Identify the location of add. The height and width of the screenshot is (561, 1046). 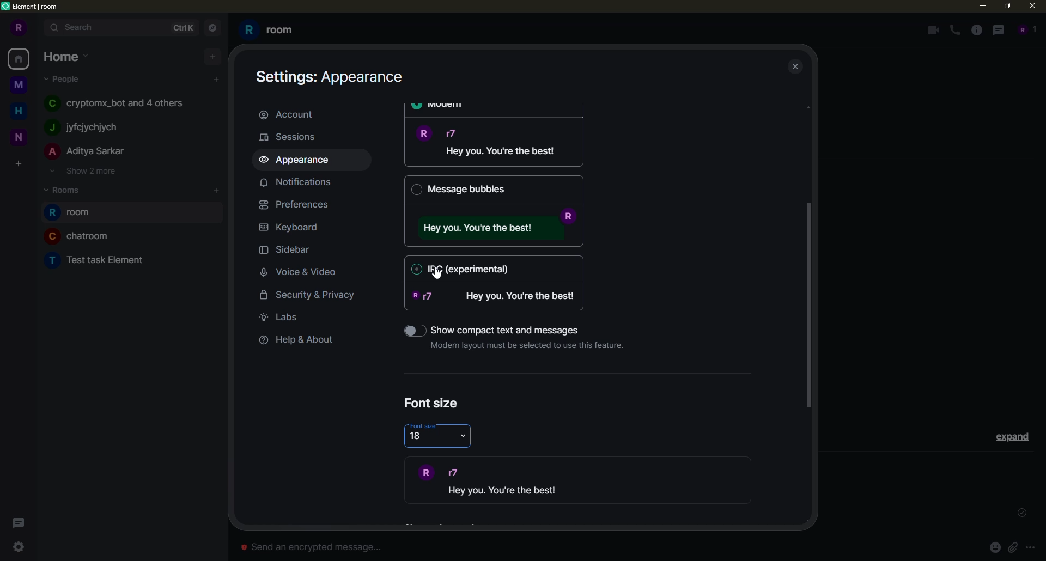
(212, 56).